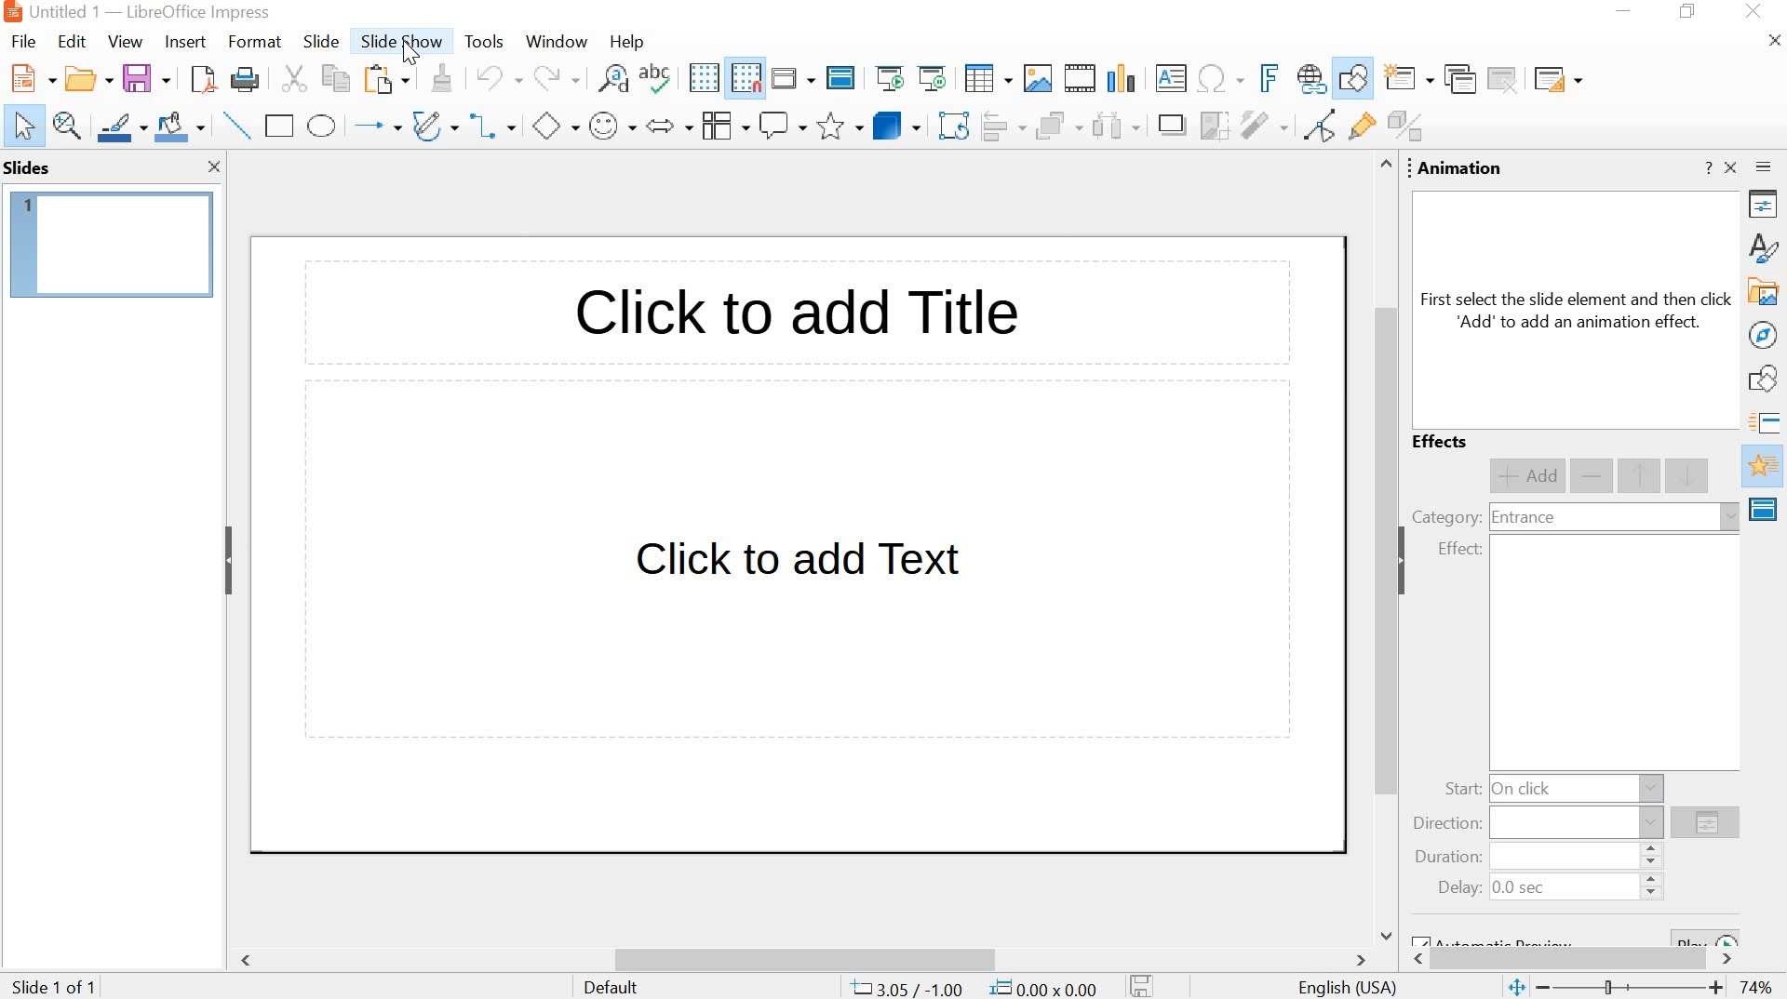  I want to click on animation, so click(1461, 169).